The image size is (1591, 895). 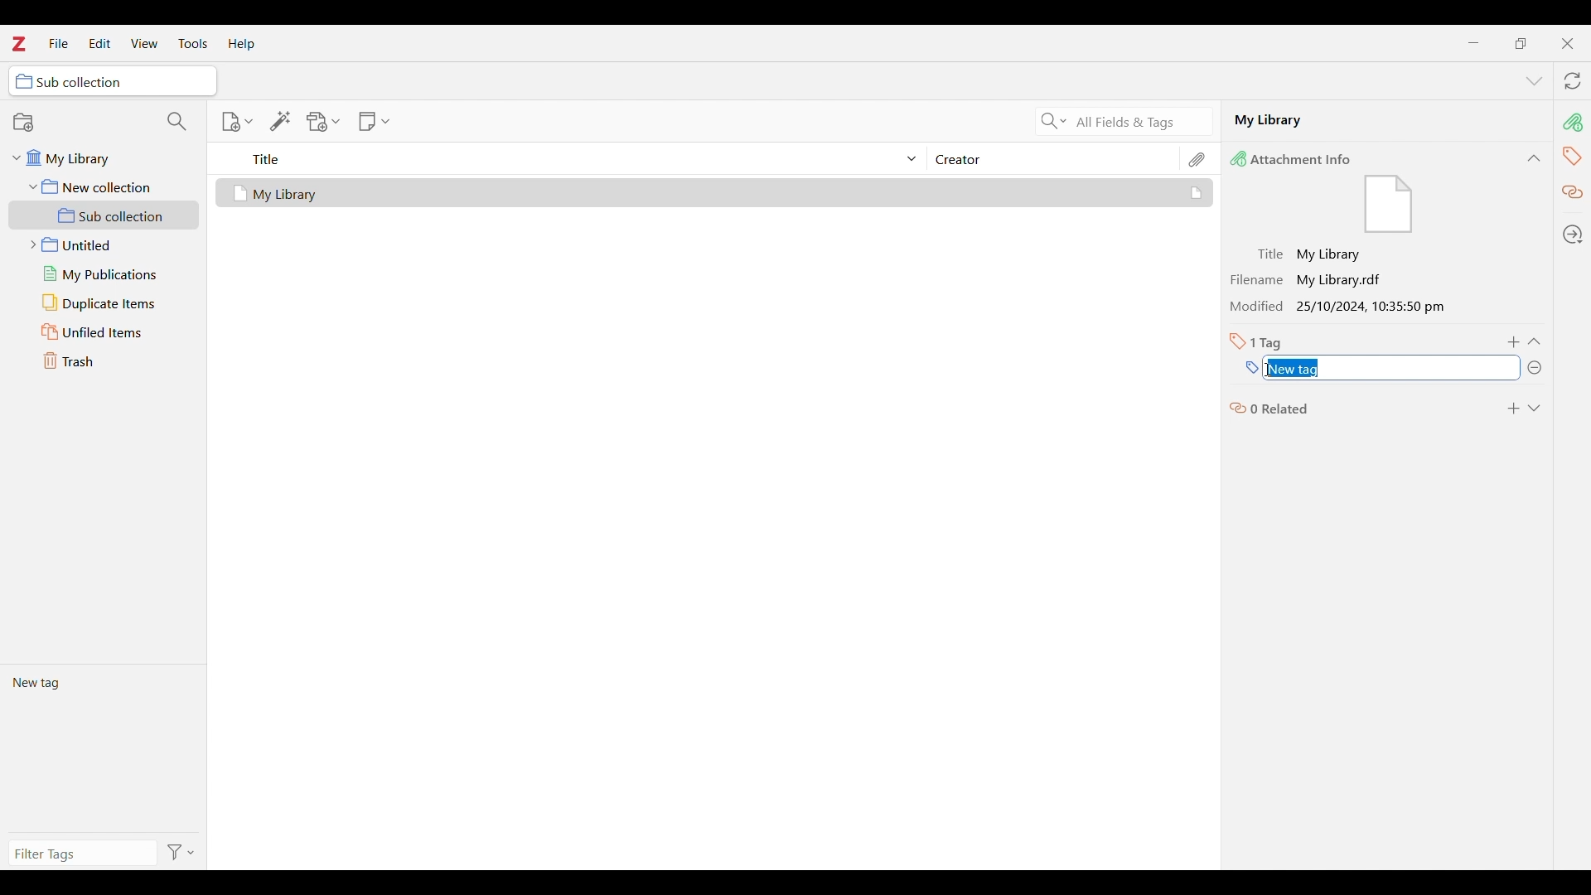 I want to click on Remove, so click(x=1534, y=368).